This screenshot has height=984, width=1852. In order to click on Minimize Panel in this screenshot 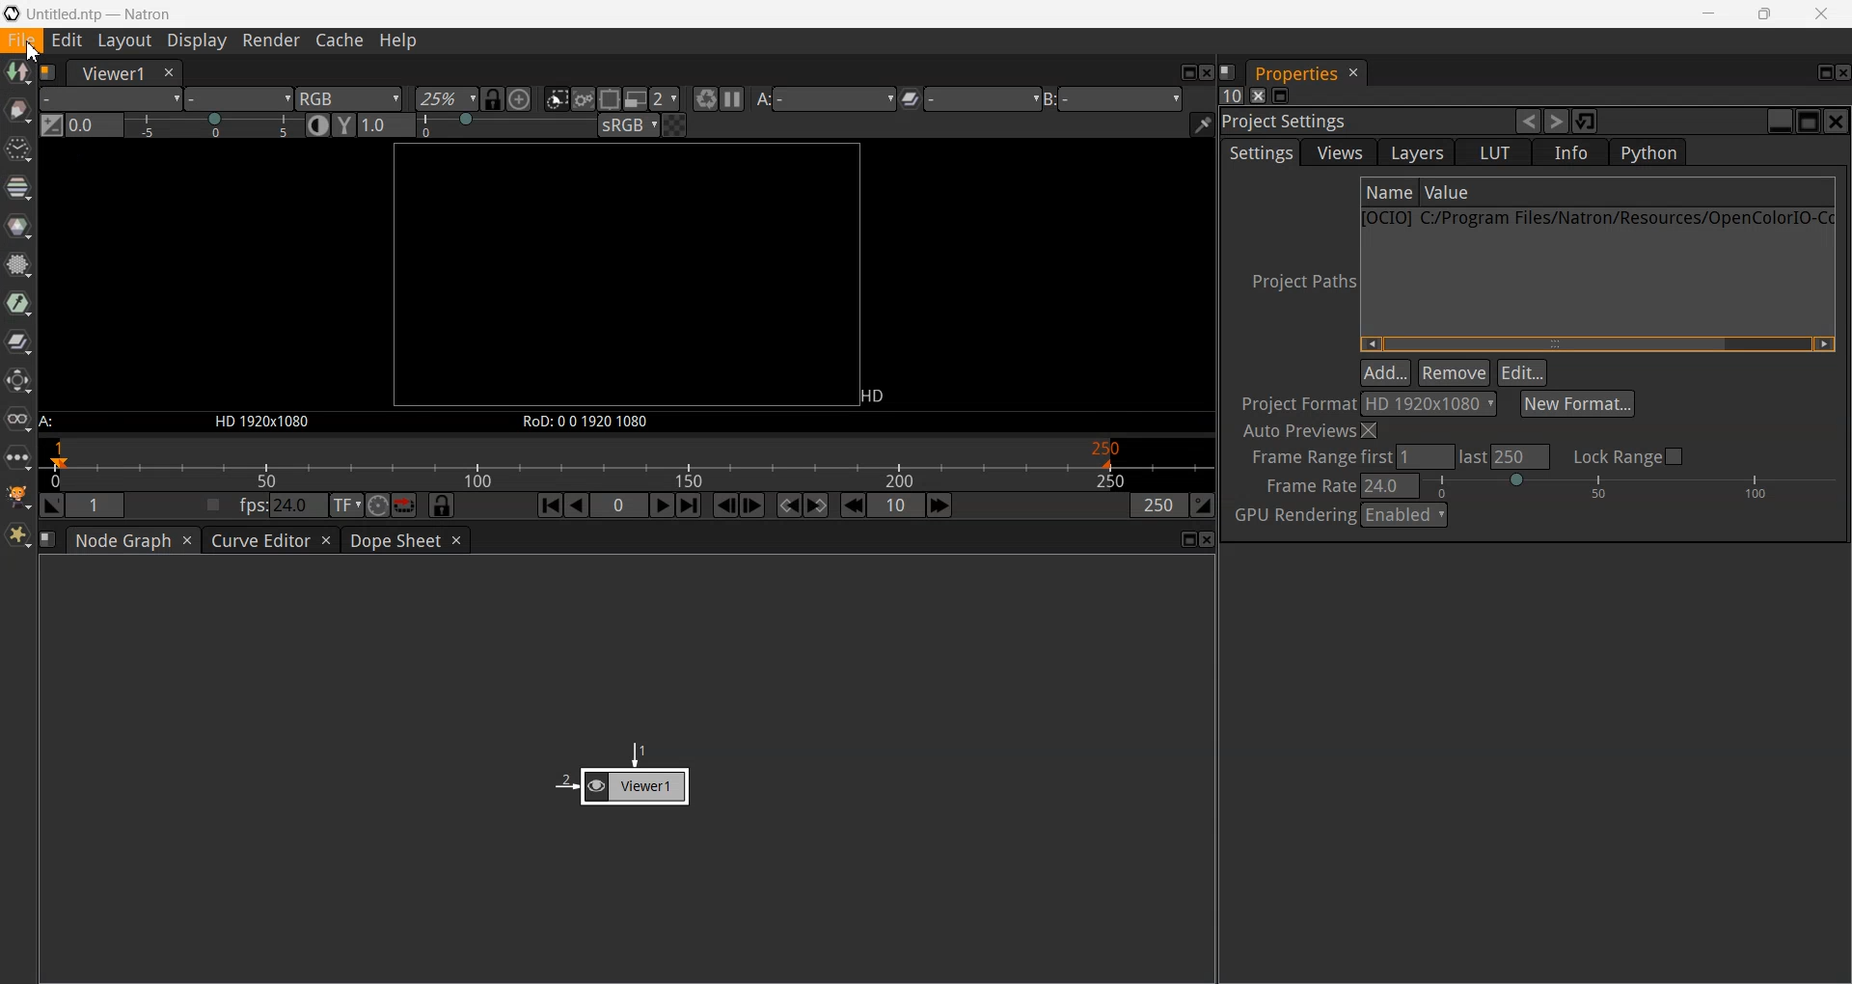, I will do `click(1281, 96)`.